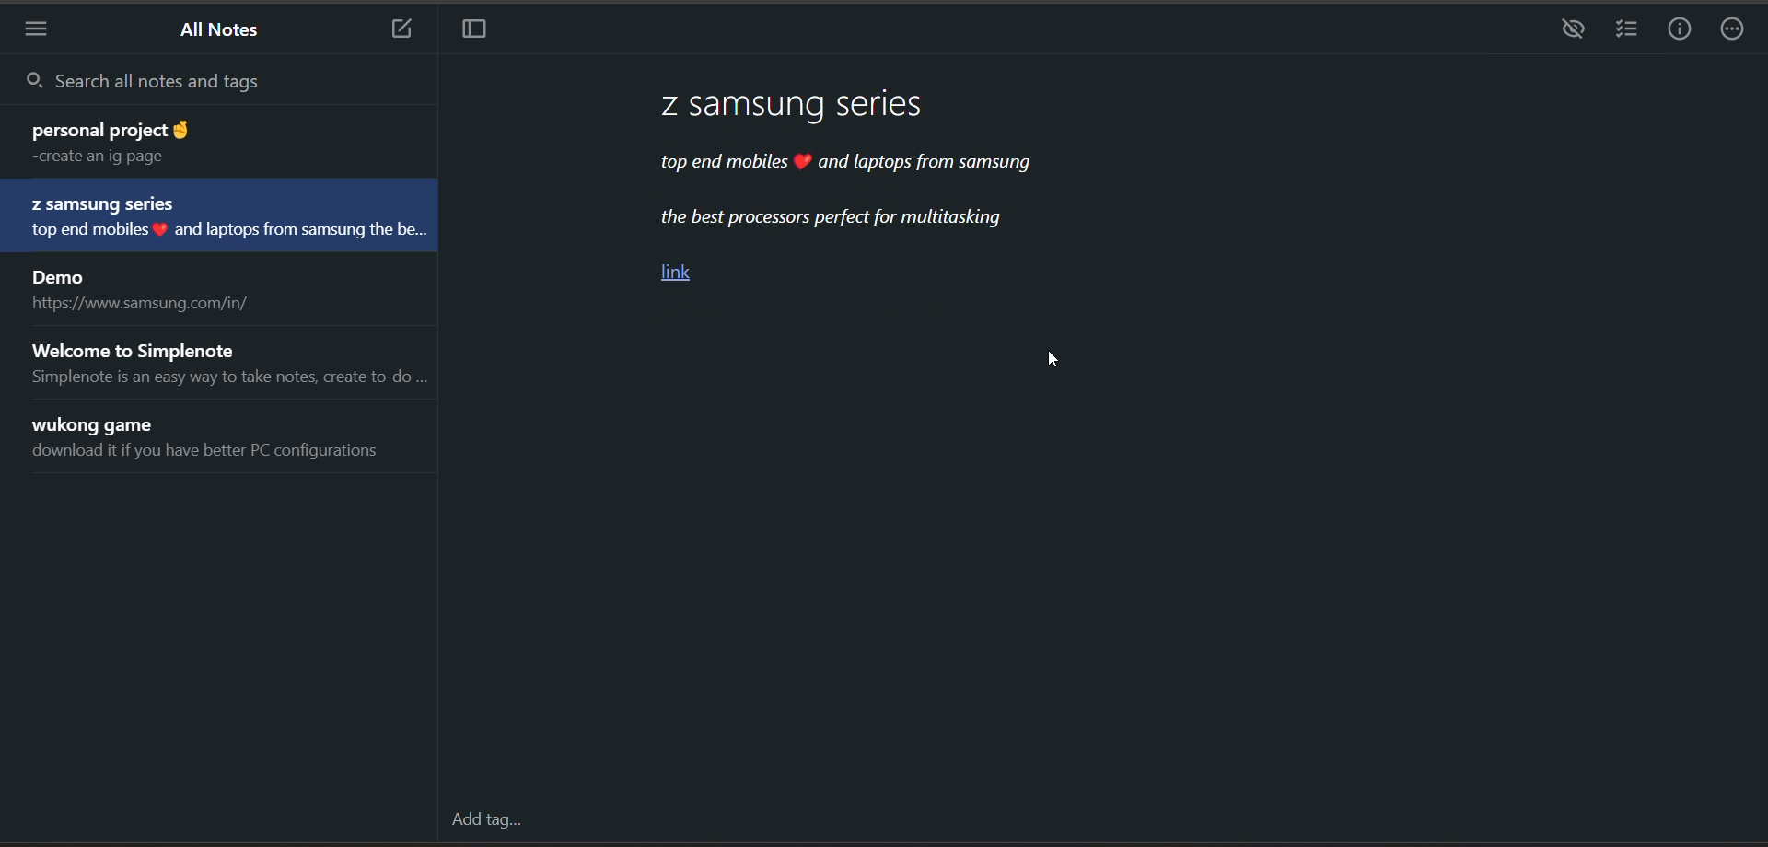 Image resolution: width=1768 pixels, height=847 pixels. What do you see at coordinates (401, 29) in the screenshot?
I see `new note` at bounding box center [401, 29].